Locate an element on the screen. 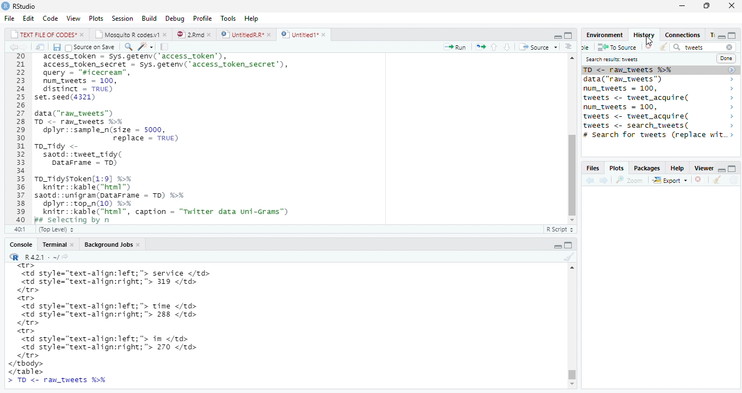  20 access_token - Sys.getenv('access_token’),
21 access_token_secret - sys.getenv( access_token secret’),
22 query - "sicecrean”,

23 num_tweets = 100,

24 distinct = TRUE)

25 set.seed(4321)

26

27 data("raw_tweets")

28 TD <- raw tweets H¥

29 dplyr::sample_n(size = 5000,

30 replace = TRUE)

31 To_Tidy <-

32 saotd::tweet_tidy(

33 Datarrame - TD)

34

35 To_TidysToken[1:9] %%

36 knitr::kable("html™)

37 saotd: :unigram(pataFrame = TD) %>%

38 dplyr::top_n(10) %%

39 knitr::kable("html”, caption = "Twitter data uni-Grams")
40 Bs selecting bv n is located at coordinates (165, 145).